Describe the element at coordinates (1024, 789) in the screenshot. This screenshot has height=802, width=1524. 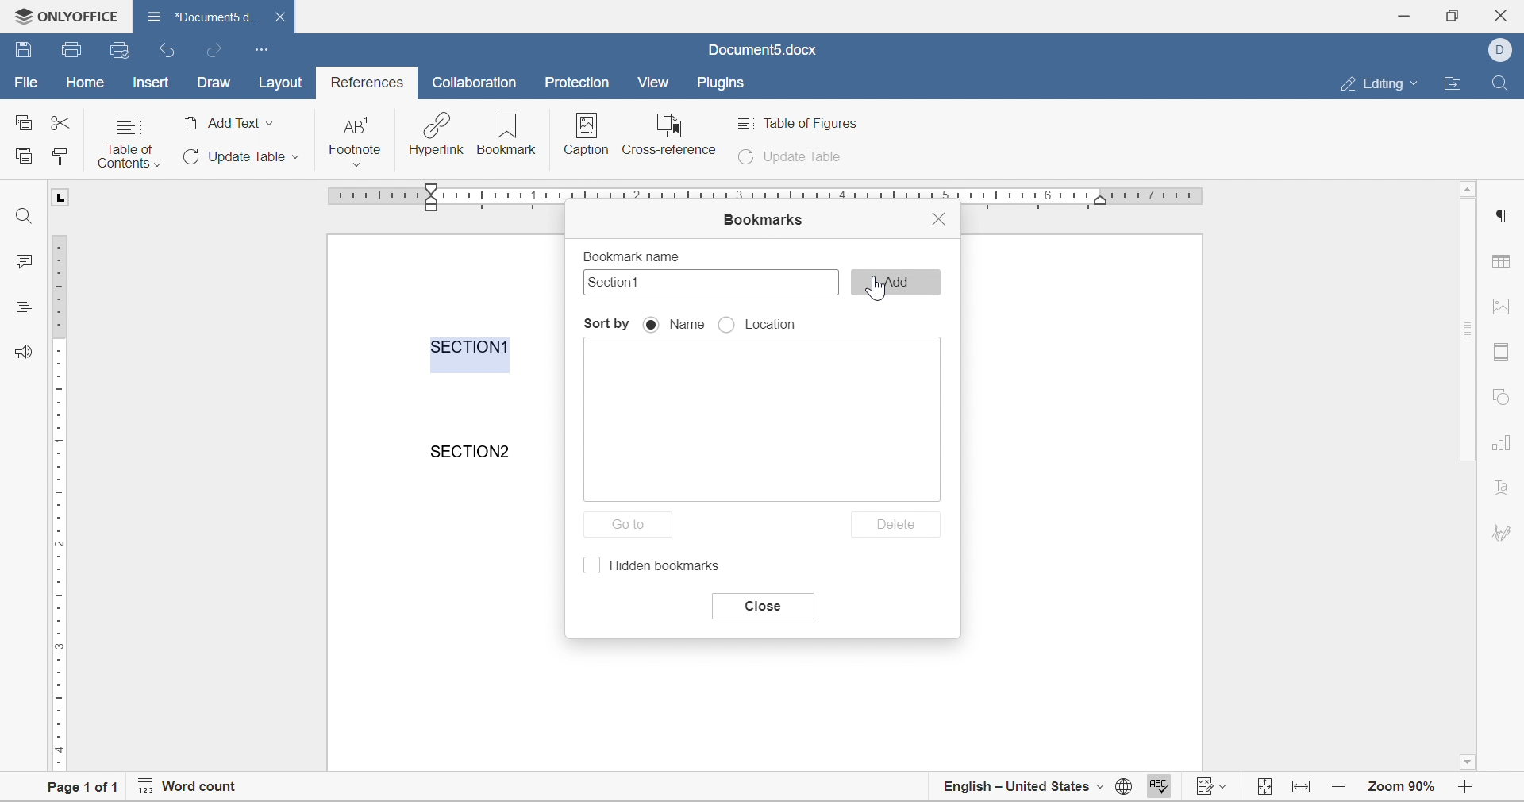
I see `english - united states` at that location.